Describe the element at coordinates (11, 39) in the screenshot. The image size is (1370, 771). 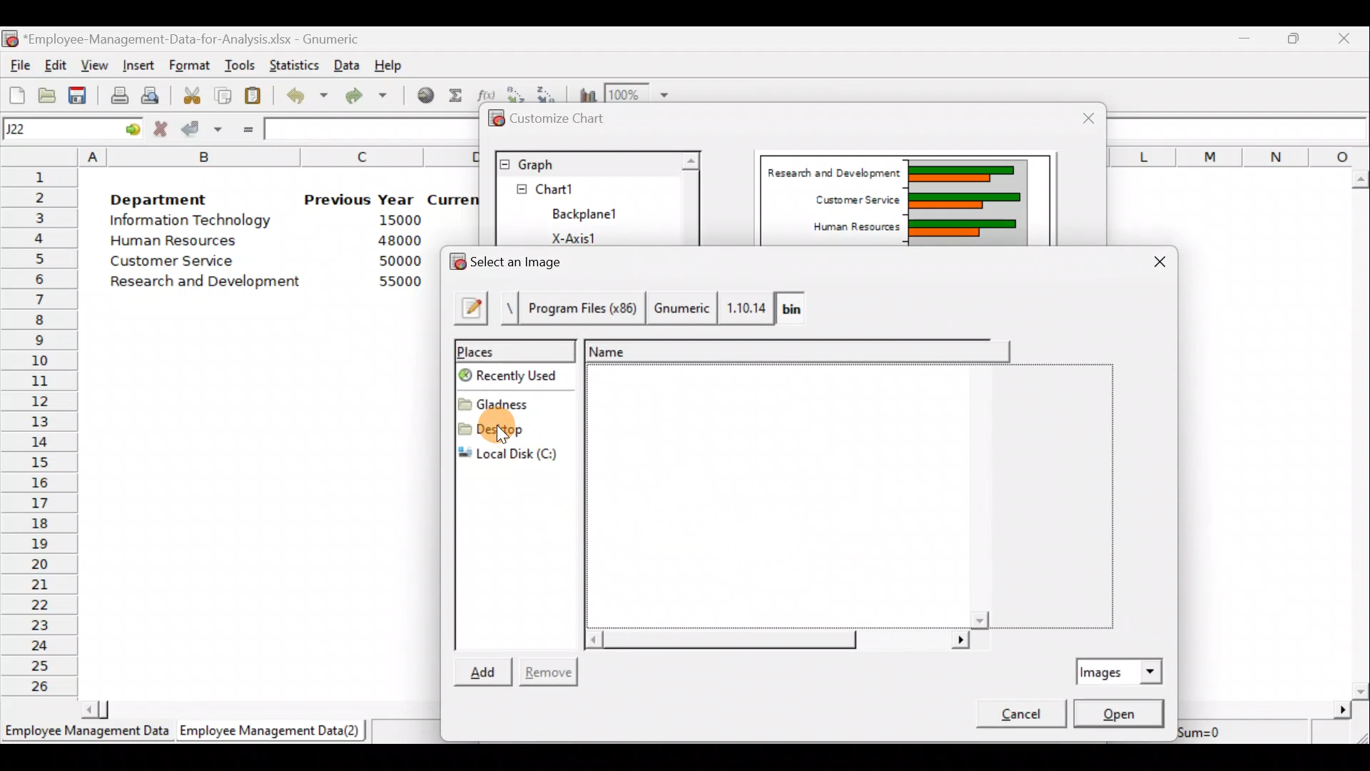
I see `Gnumeric logo` at that location.